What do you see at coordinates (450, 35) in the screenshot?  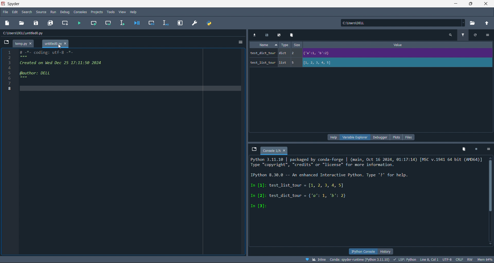 I see `search` at bounding box center [450, 35].